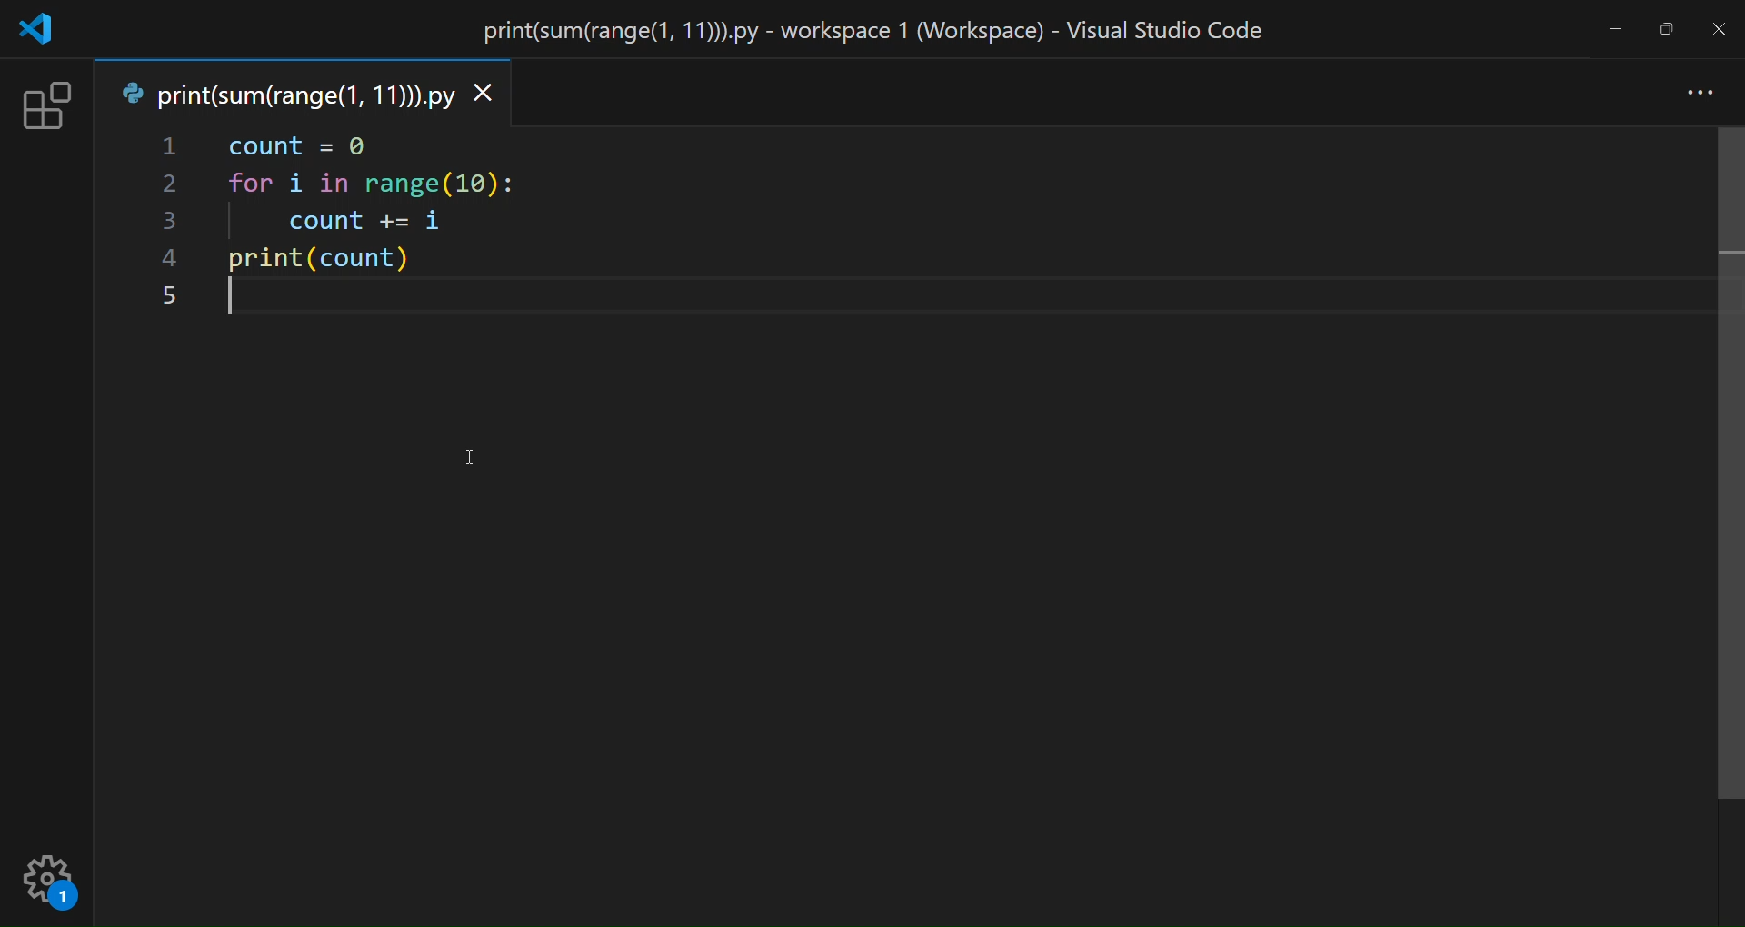  I want to click on tab name, so click(284, 94).